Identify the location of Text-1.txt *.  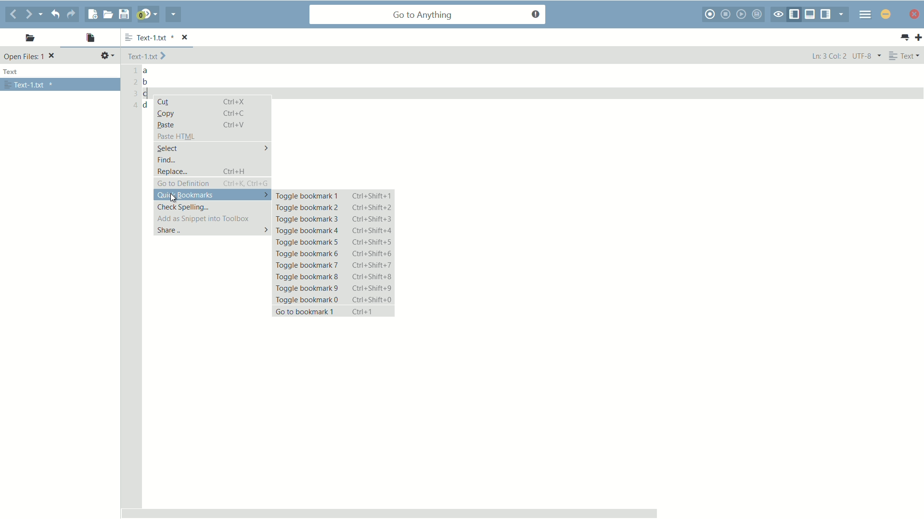
(29, 85).